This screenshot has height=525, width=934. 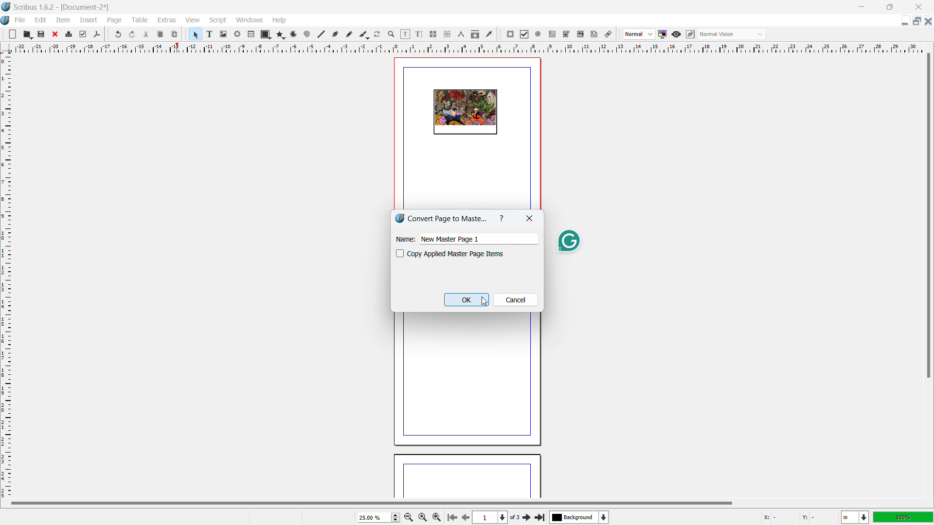 What do you see at coordinates (928, 21) in the screenshot?
I see `close document` at bounding box center [928, 21].